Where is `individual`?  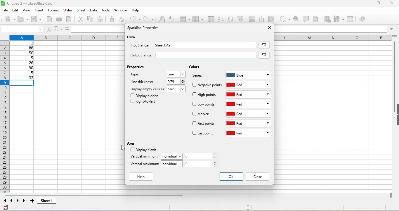
individual is located at coordinates (174, 164).